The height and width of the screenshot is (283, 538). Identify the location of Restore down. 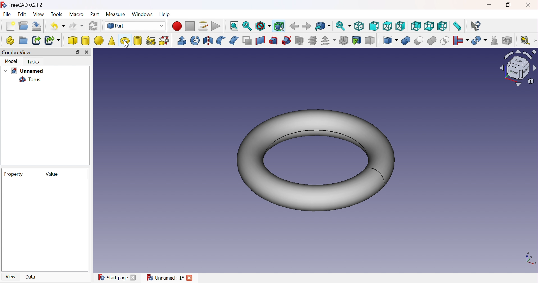
(77, 52).